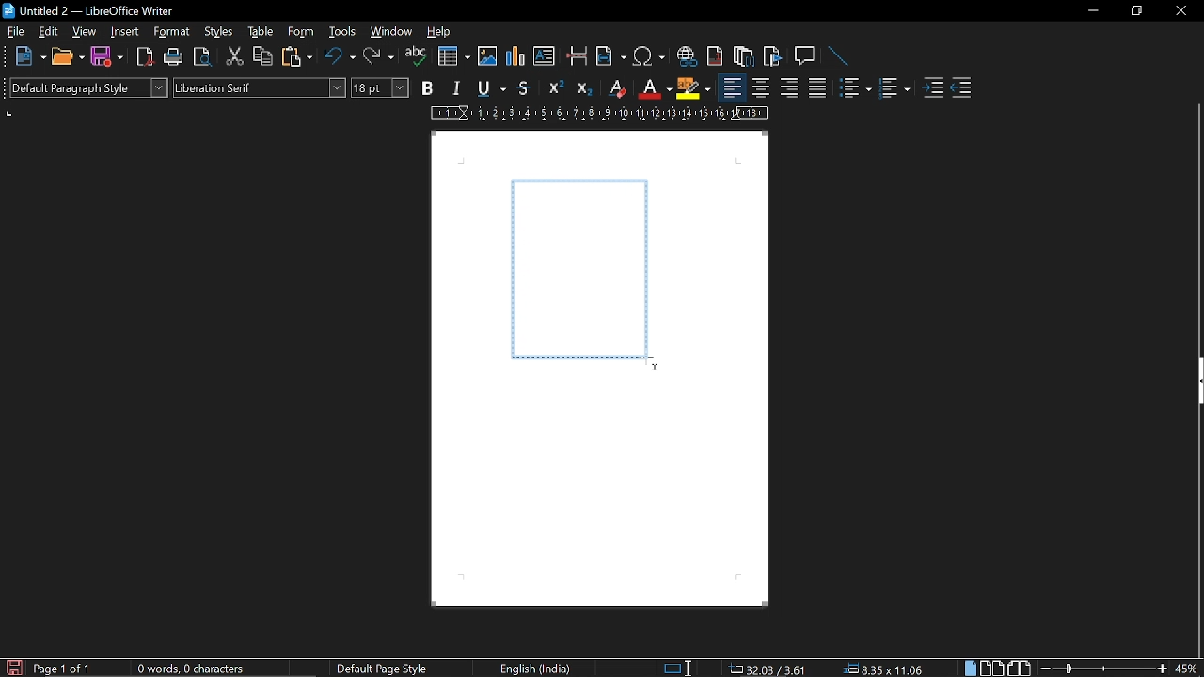 Image resolution: width=1204 pixels, height=677 pixels. I want to click on sidebar view, so click(1196, 384).